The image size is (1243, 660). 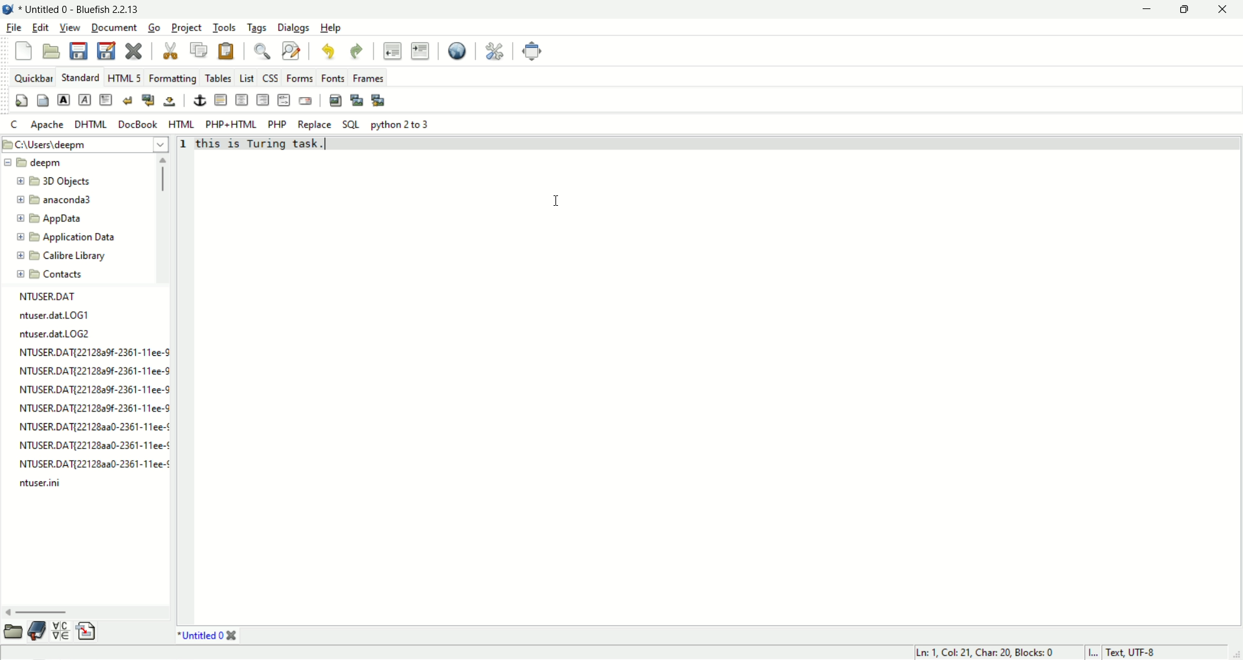 I want to click on close, so click(x=232, y=636).